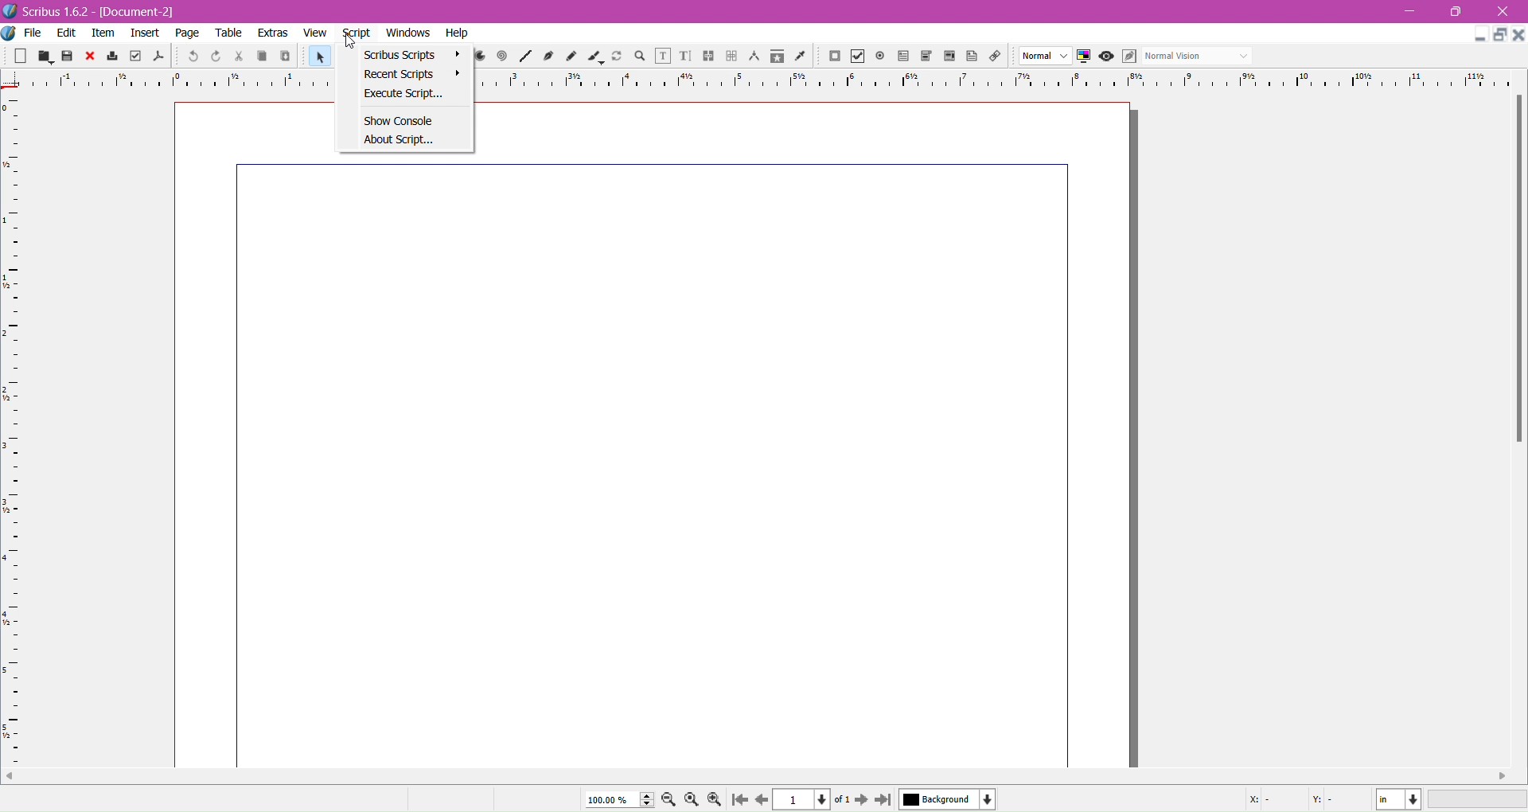  I want to click on Cursor coordinate - Y, so click(1341, 799).